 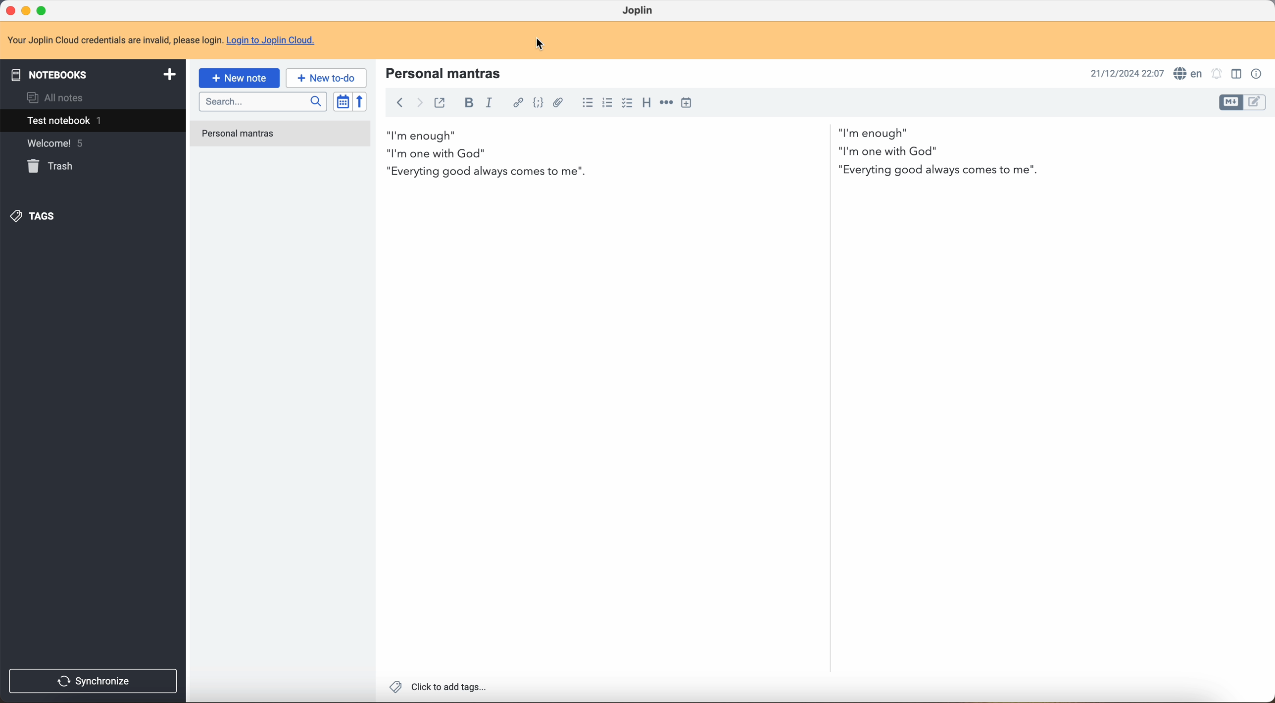 I want to click on toggle sort order field, so click(x=341, y=101).